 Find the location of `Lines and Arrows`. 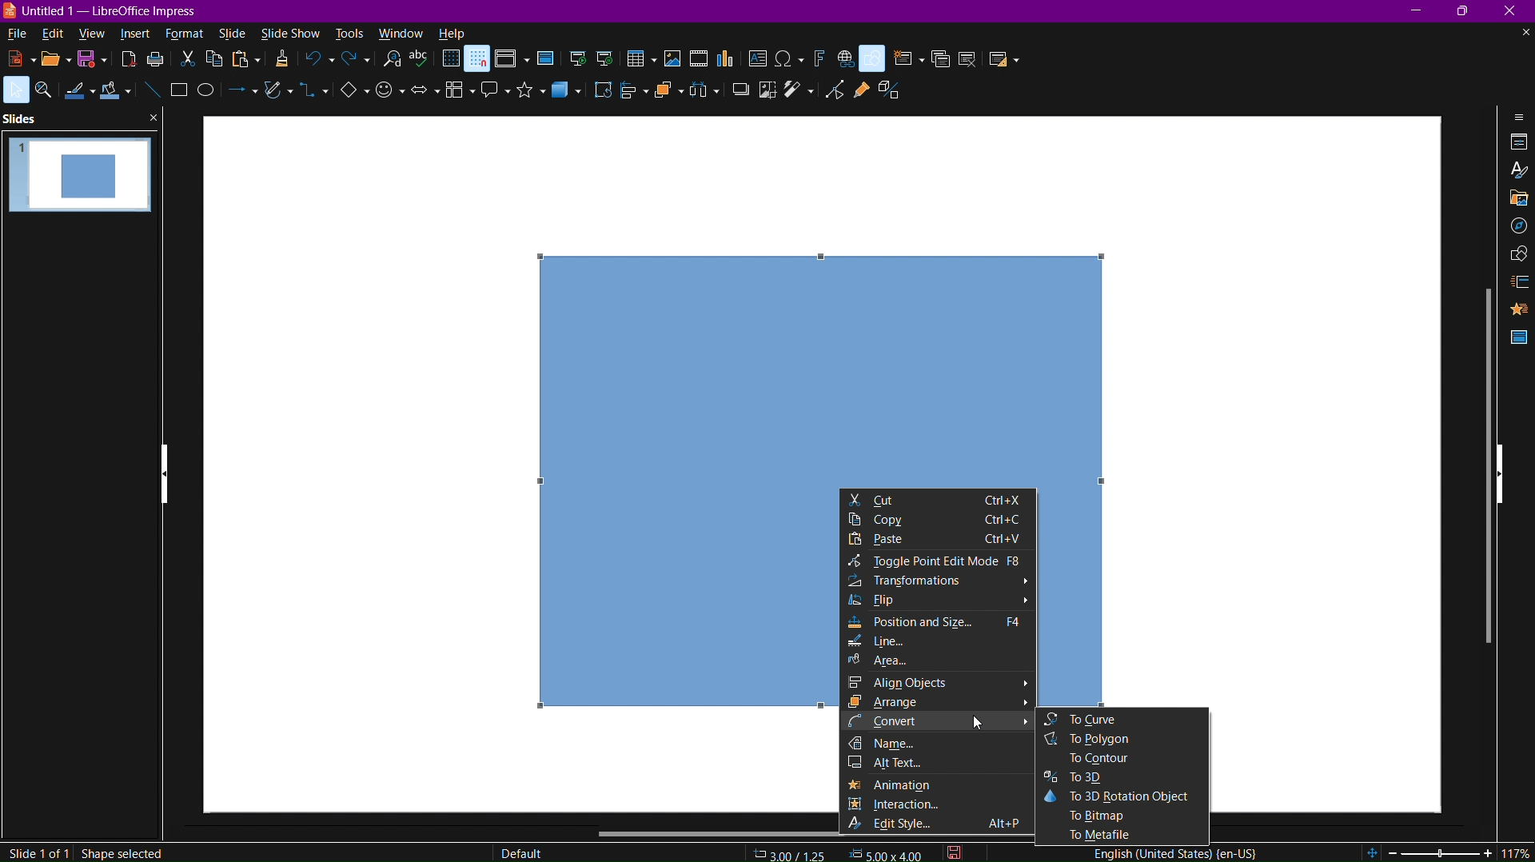

Lines and Arrows is located at coordinates (241, 98).